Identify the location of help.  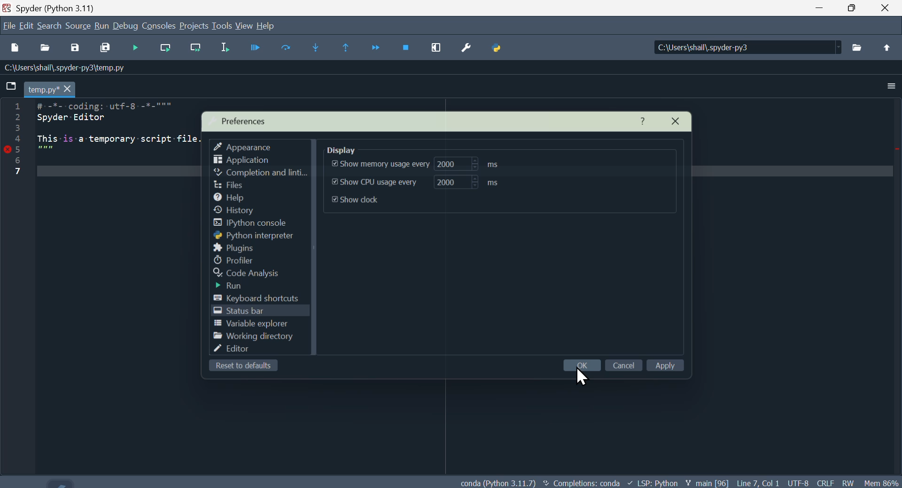
(231, 197).